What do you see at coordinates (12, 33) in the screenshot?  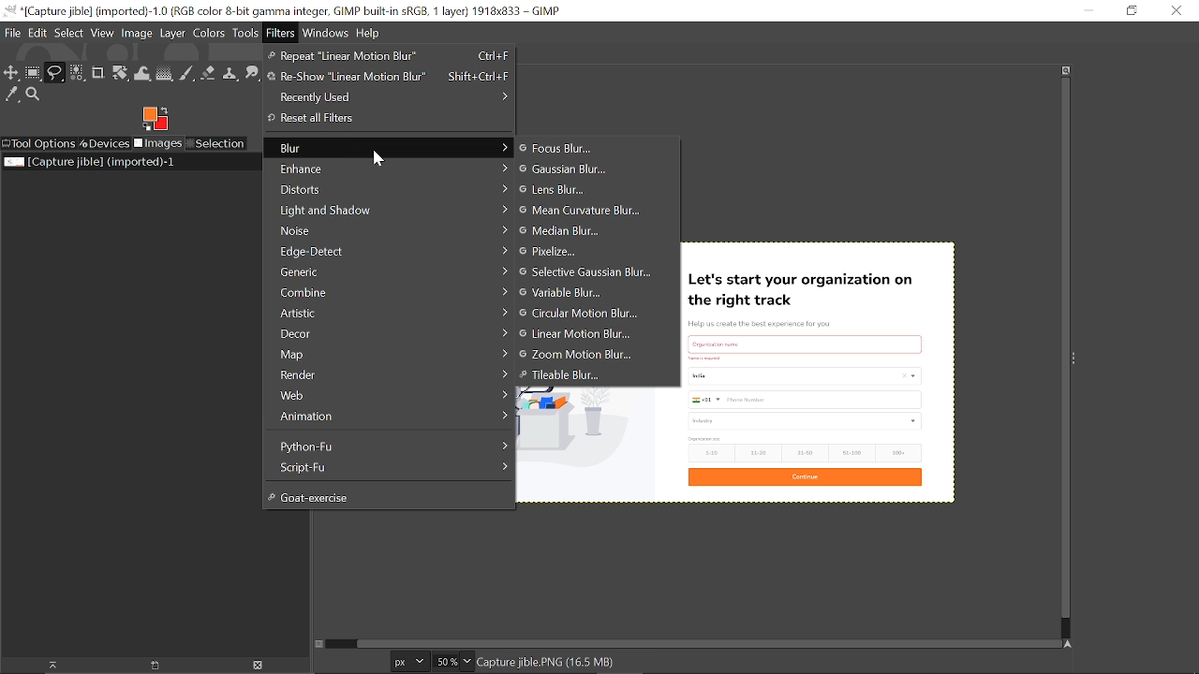 I see `File` at bounding box center [12, 33].